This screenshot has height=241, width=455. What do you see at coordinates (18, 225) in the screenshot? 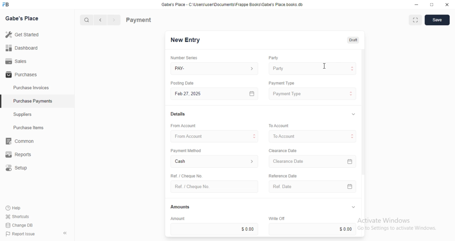
I see `Change DB` at bounding box center [18, 225].